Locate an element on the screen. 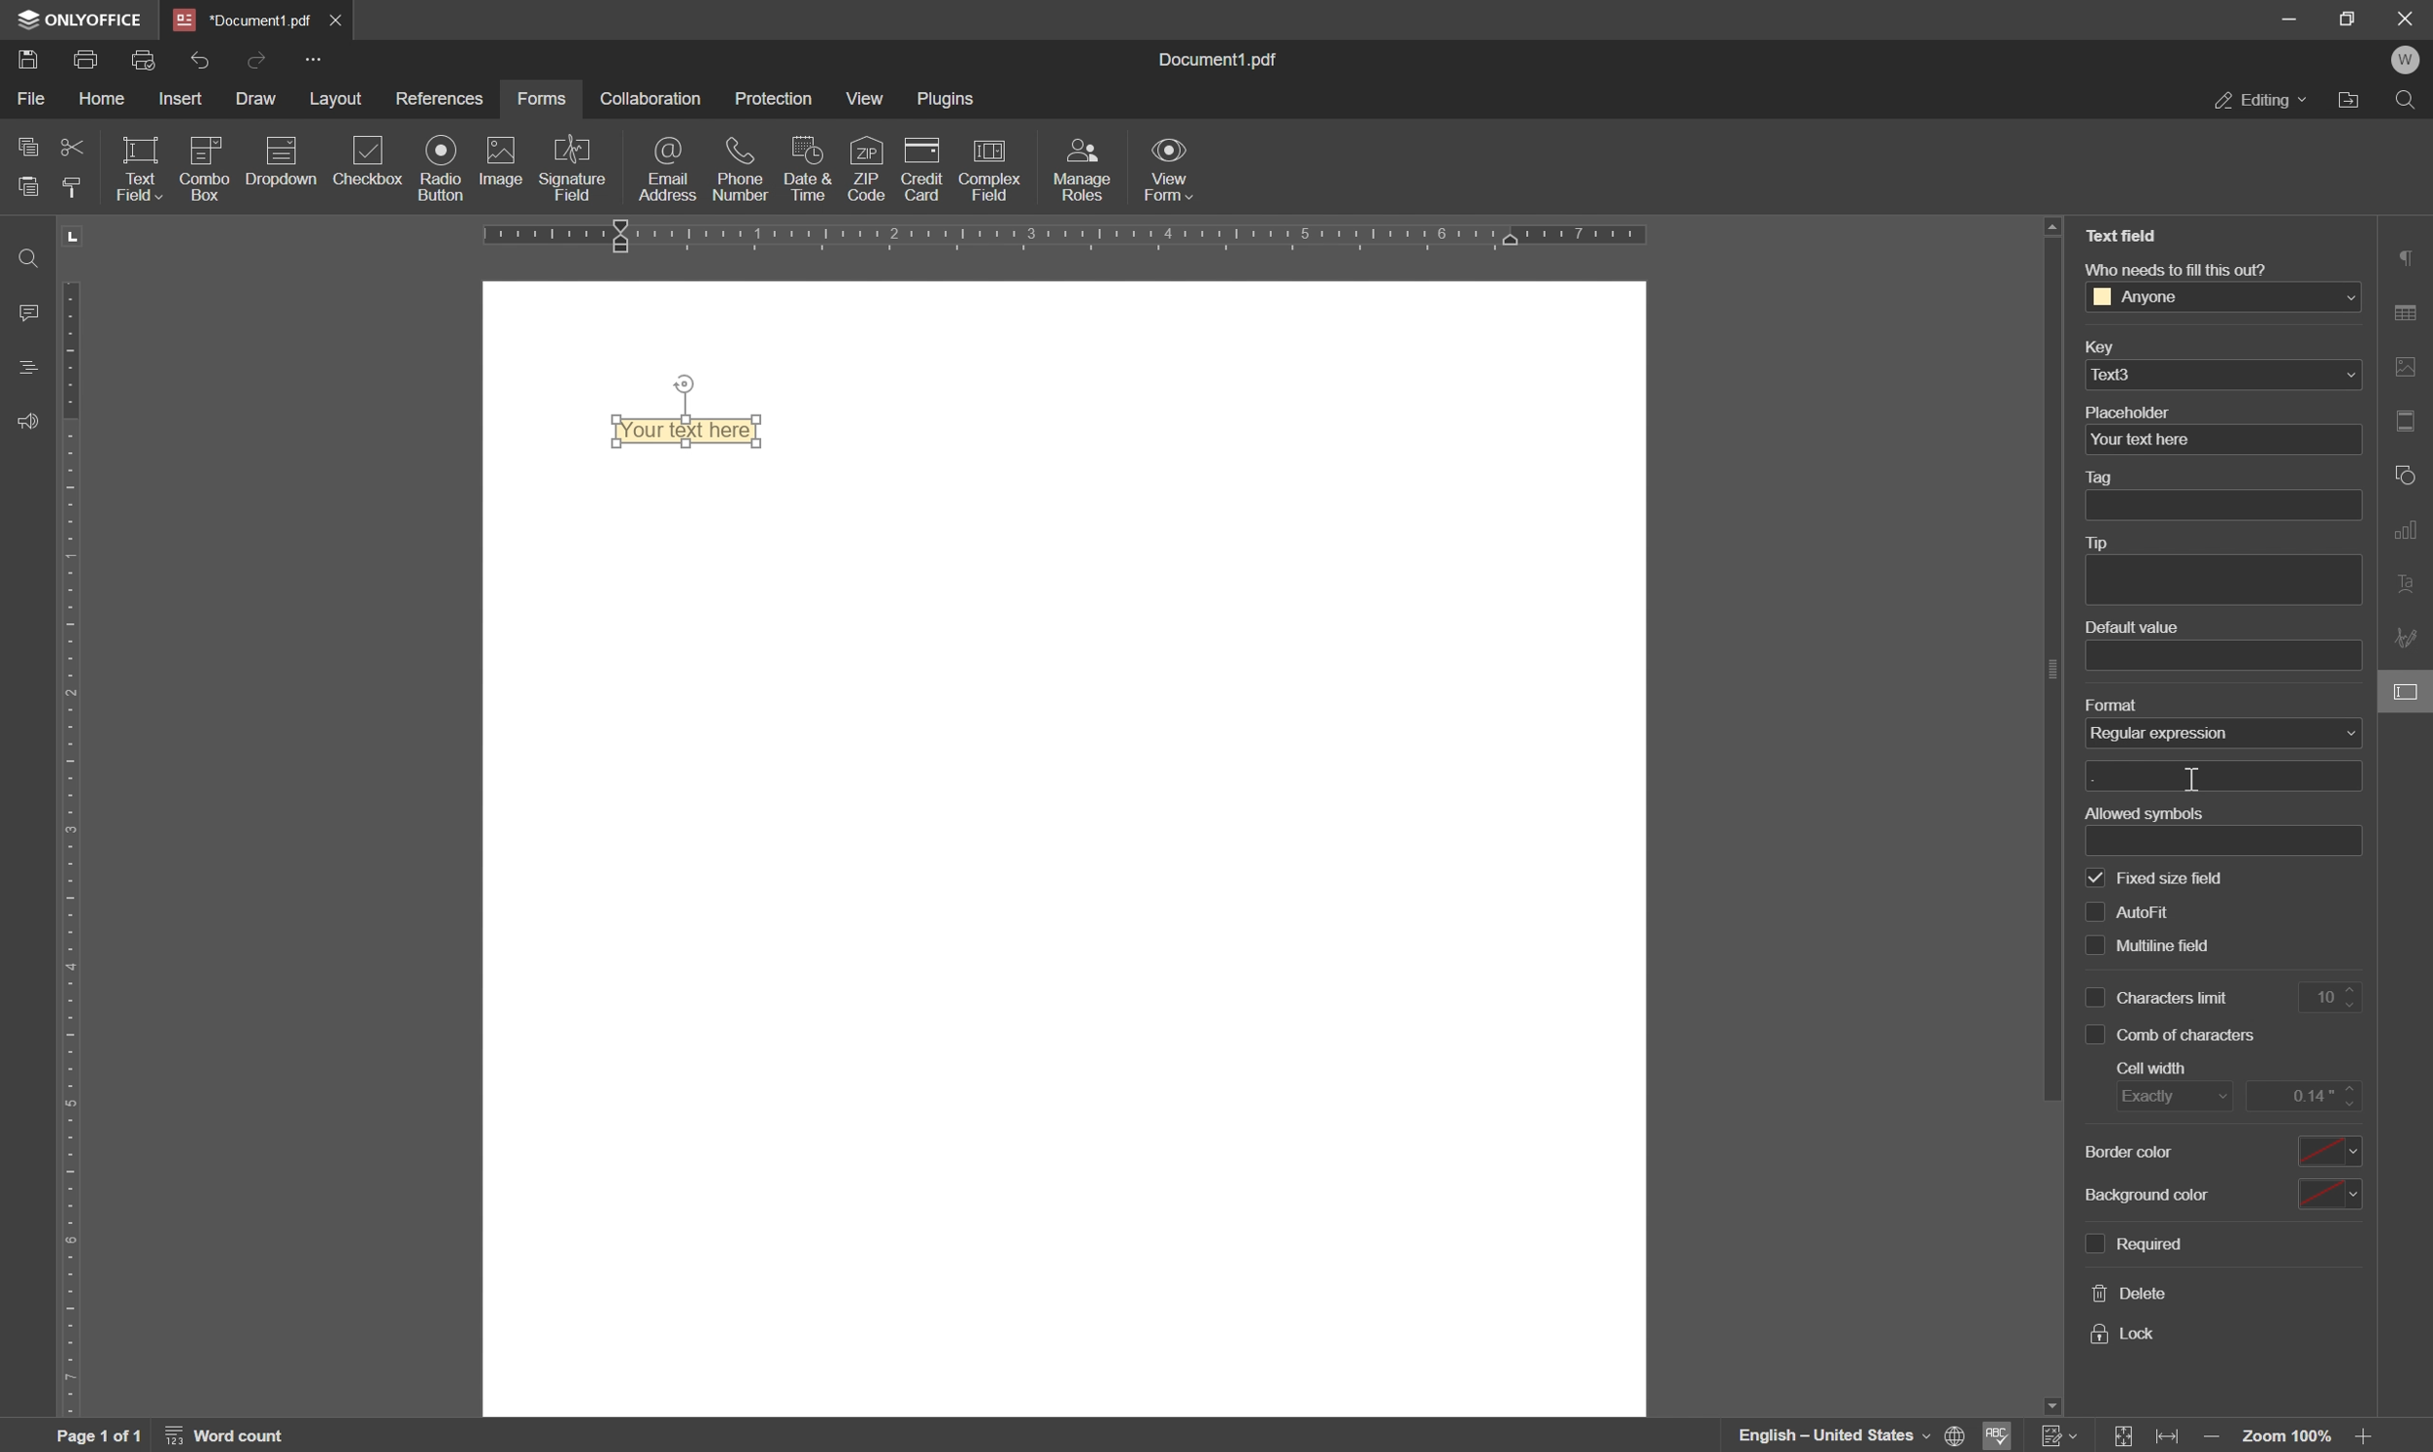  zip code is located at coordinates (868, 168).